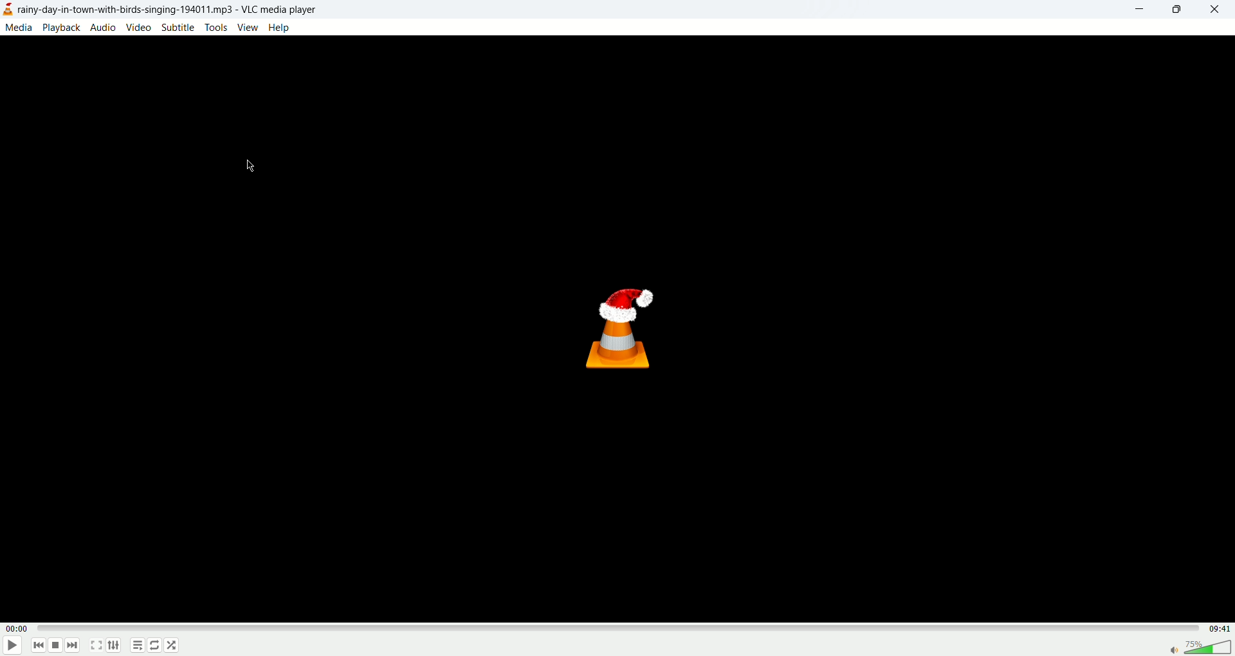 This screenshot has height=656, width=1235. Describe the element at coordinates (248, 27) in the screenshot. I see `view` at that location.